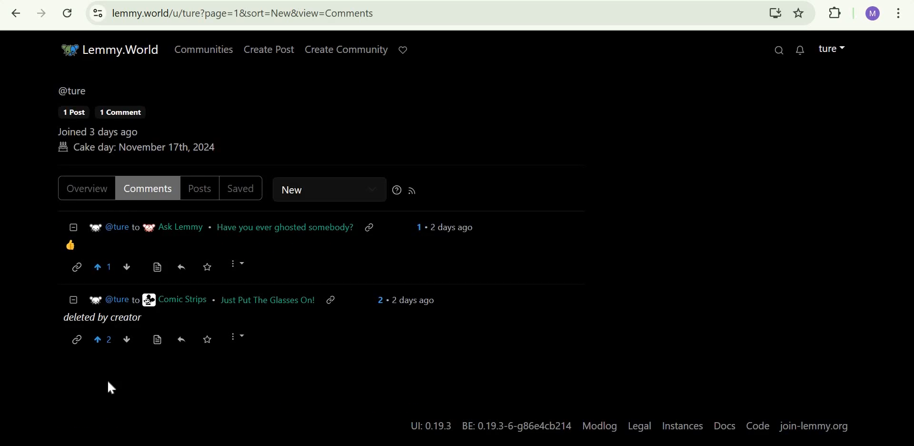  I want to click on @ture, so click(71, 89).